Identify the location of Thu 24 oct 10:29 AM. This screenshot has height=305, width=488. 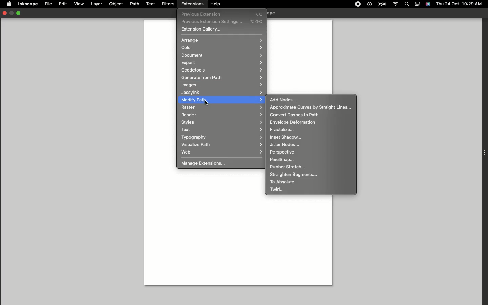
(459, 4).